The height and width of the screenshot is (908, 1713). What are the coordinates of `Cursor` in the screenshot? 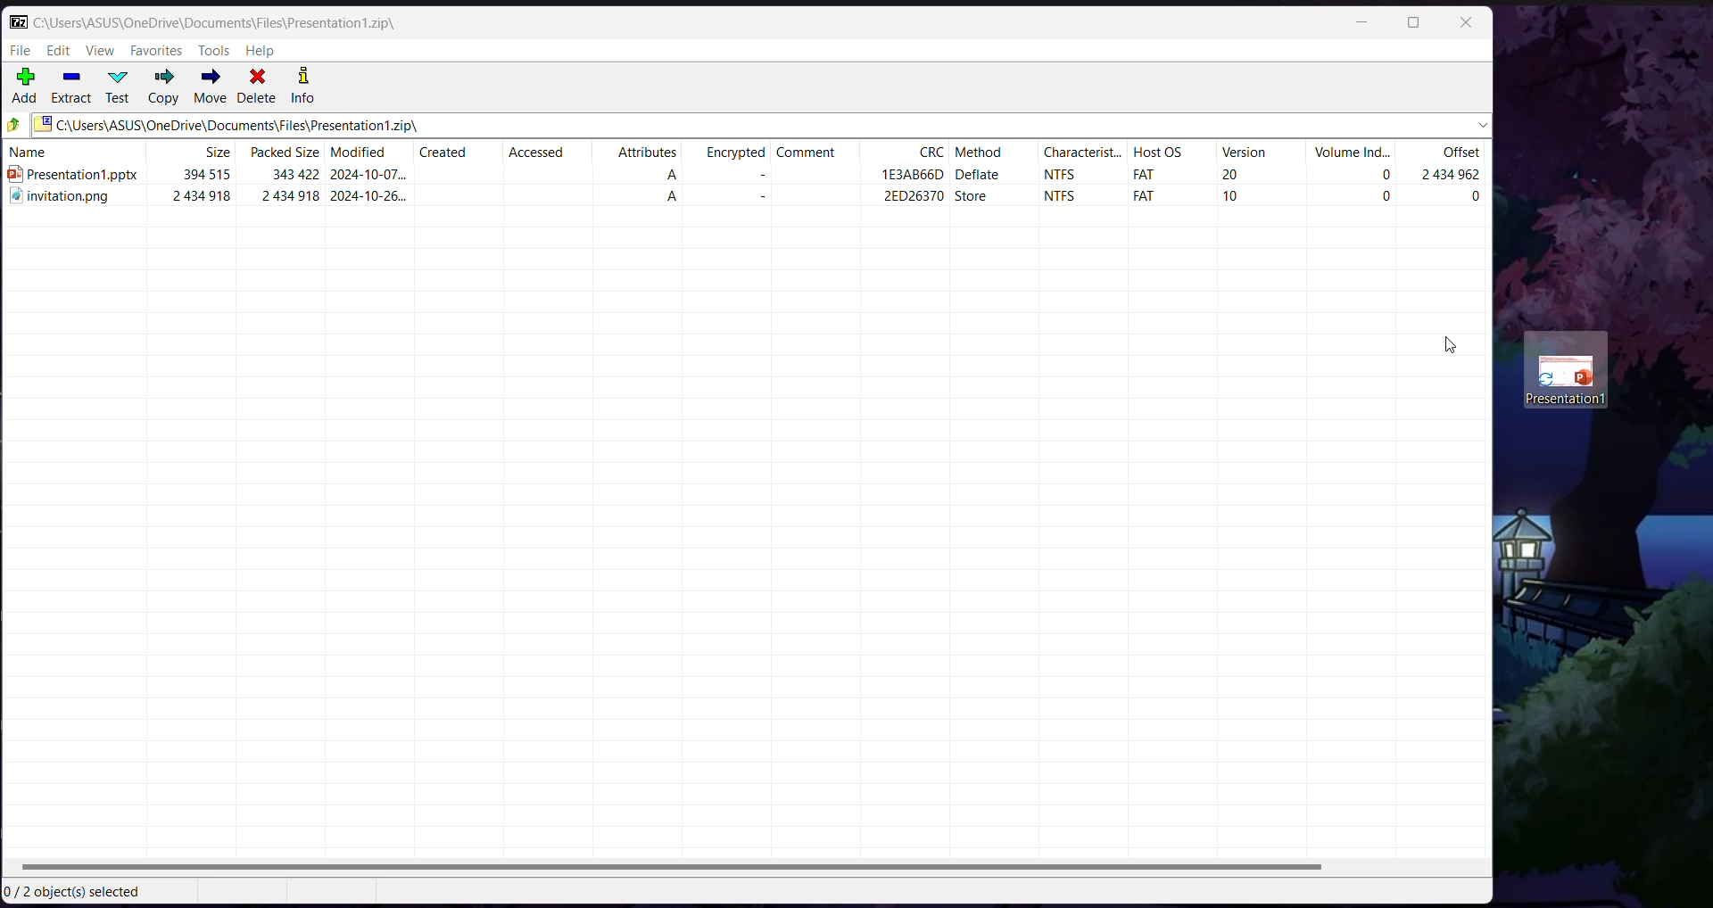 It's located at (1446, 343).